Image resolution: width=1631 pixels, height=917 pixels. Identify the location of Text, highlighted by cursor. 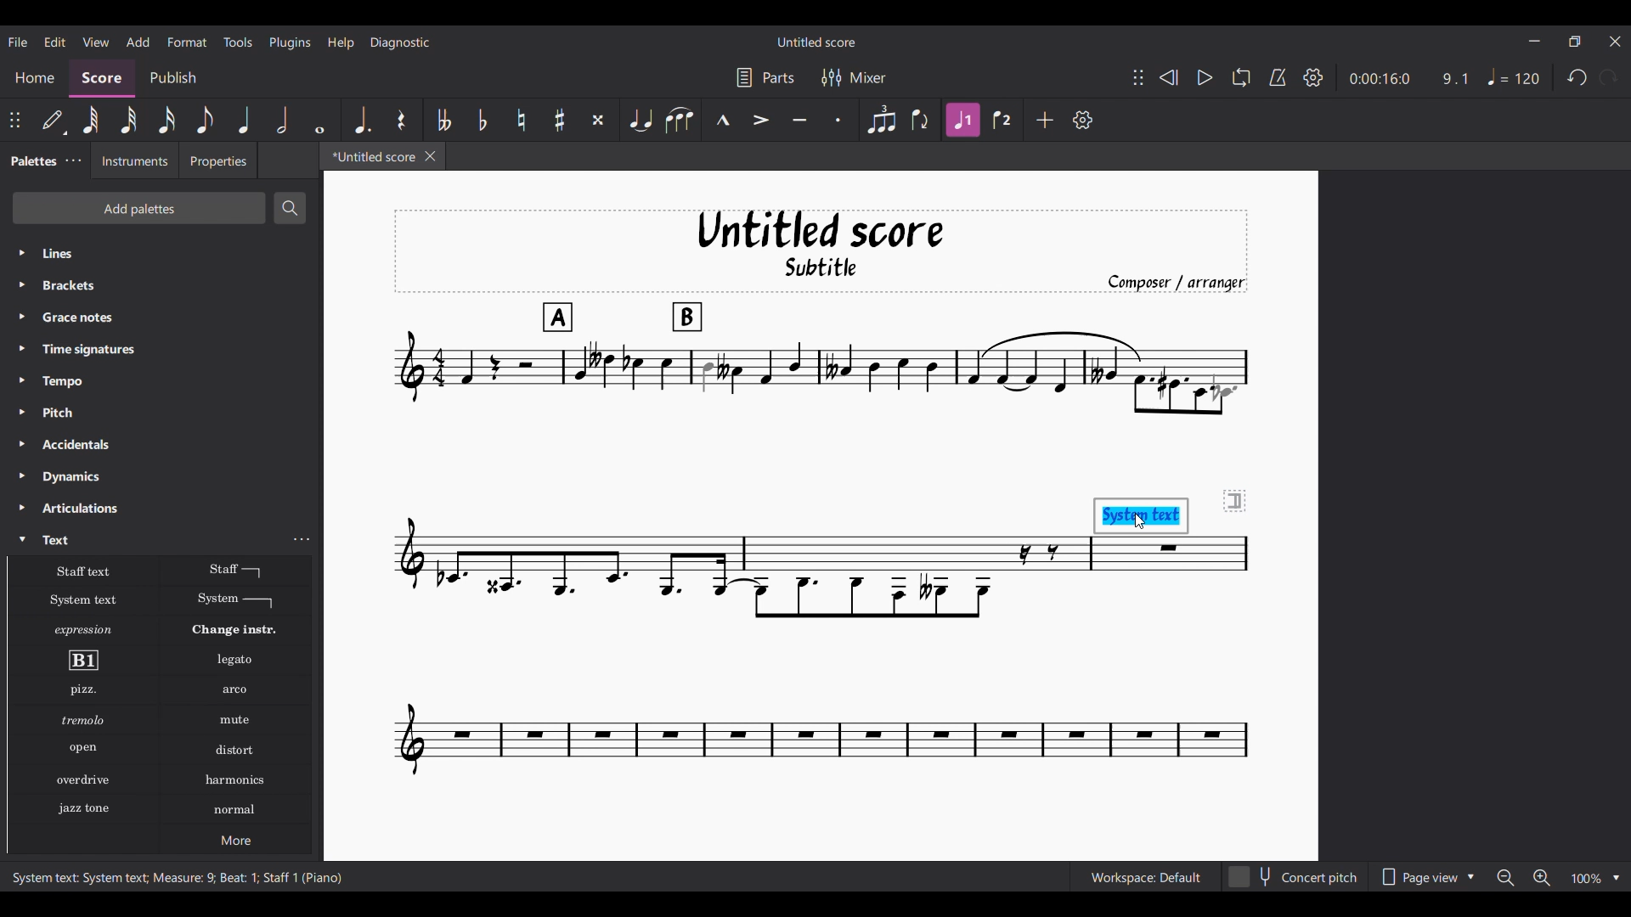
(145, 538).